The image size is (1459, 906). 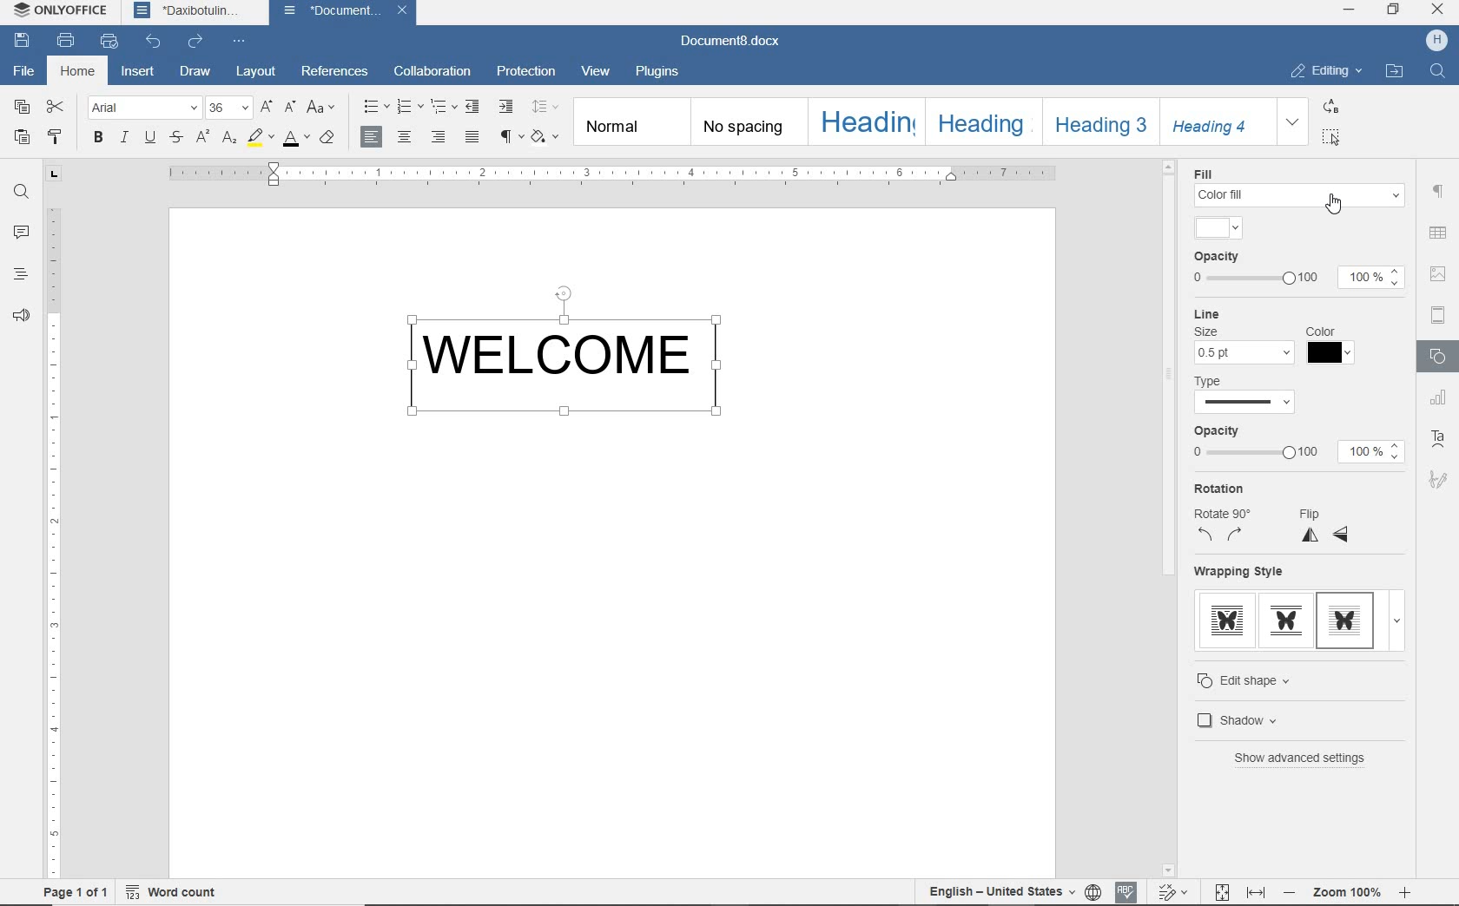 What do you see at coordinates (1258, 893) in the screenshot?
I see `FIT TO WIDTH` at bounding box center [1258, 893].